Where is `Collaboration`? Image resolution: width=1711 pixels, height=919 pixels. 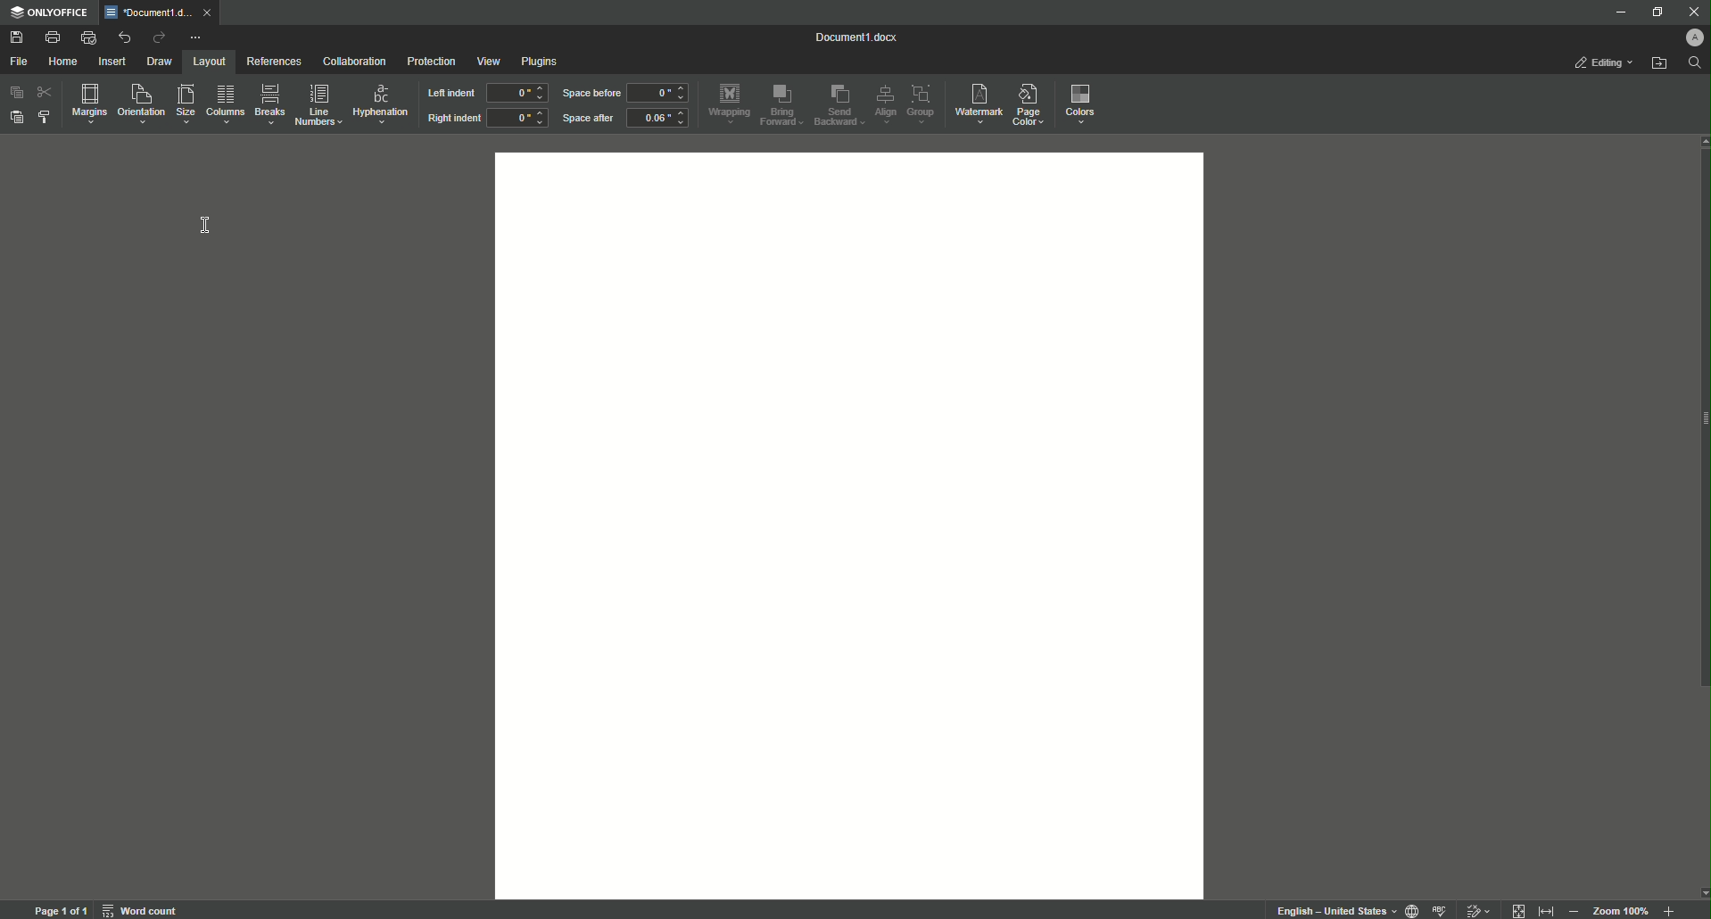
Collaboration is located at coordinates (354, 62).